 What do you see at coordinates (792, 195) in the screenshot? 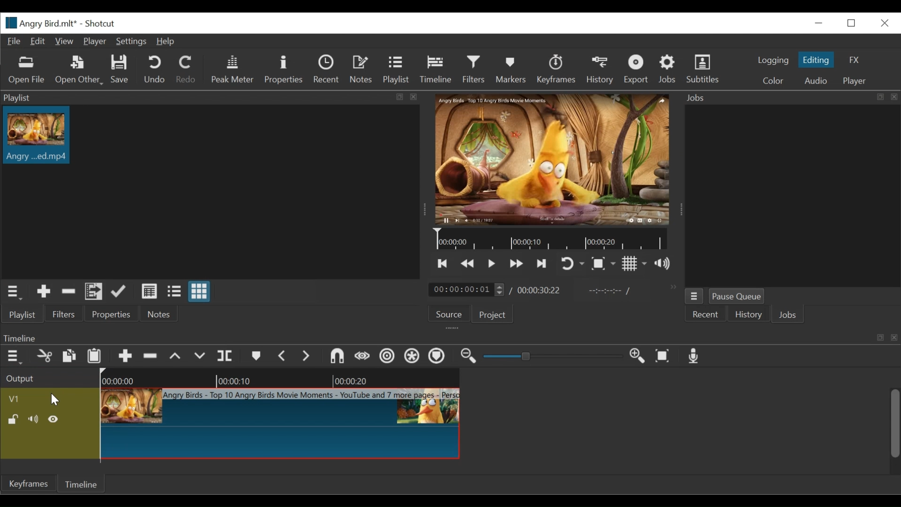
I see `Jobs Panel` at bounding box center [792, 195].